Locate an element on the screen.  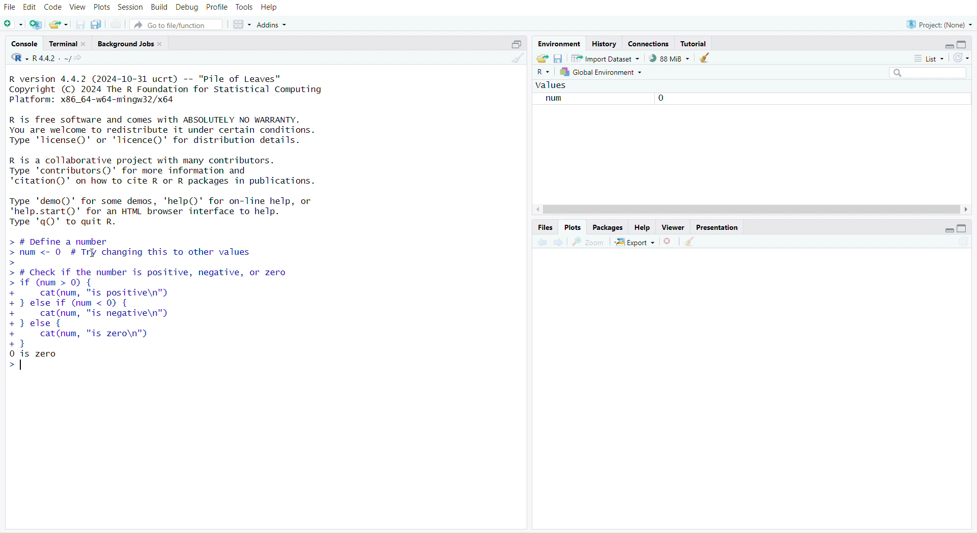
clear console is located at coordinates (517, 60).